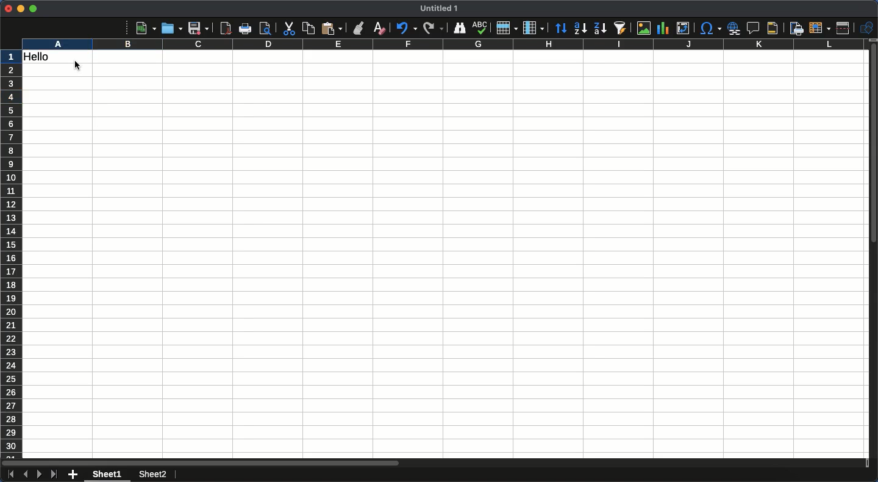  Describe the element at coordinates (771, 29) in the screenshot. I see `Headers and footers` at that location.